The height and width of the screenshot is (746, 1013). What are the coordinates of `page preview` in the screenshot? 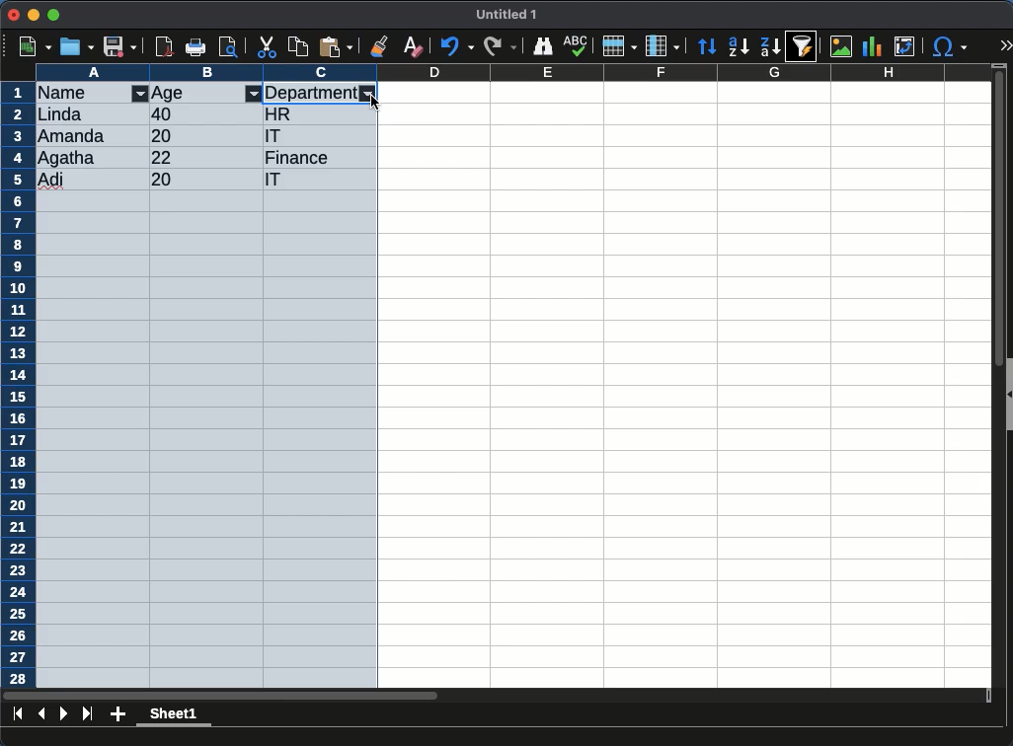 It's located at (232, 46).